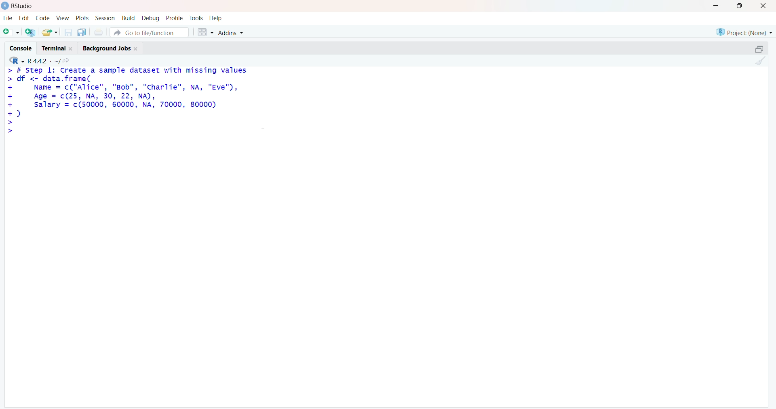 Image resolution: width=776 pixels, height=409 pixels. I want to click on Edit, so click(24, 19).